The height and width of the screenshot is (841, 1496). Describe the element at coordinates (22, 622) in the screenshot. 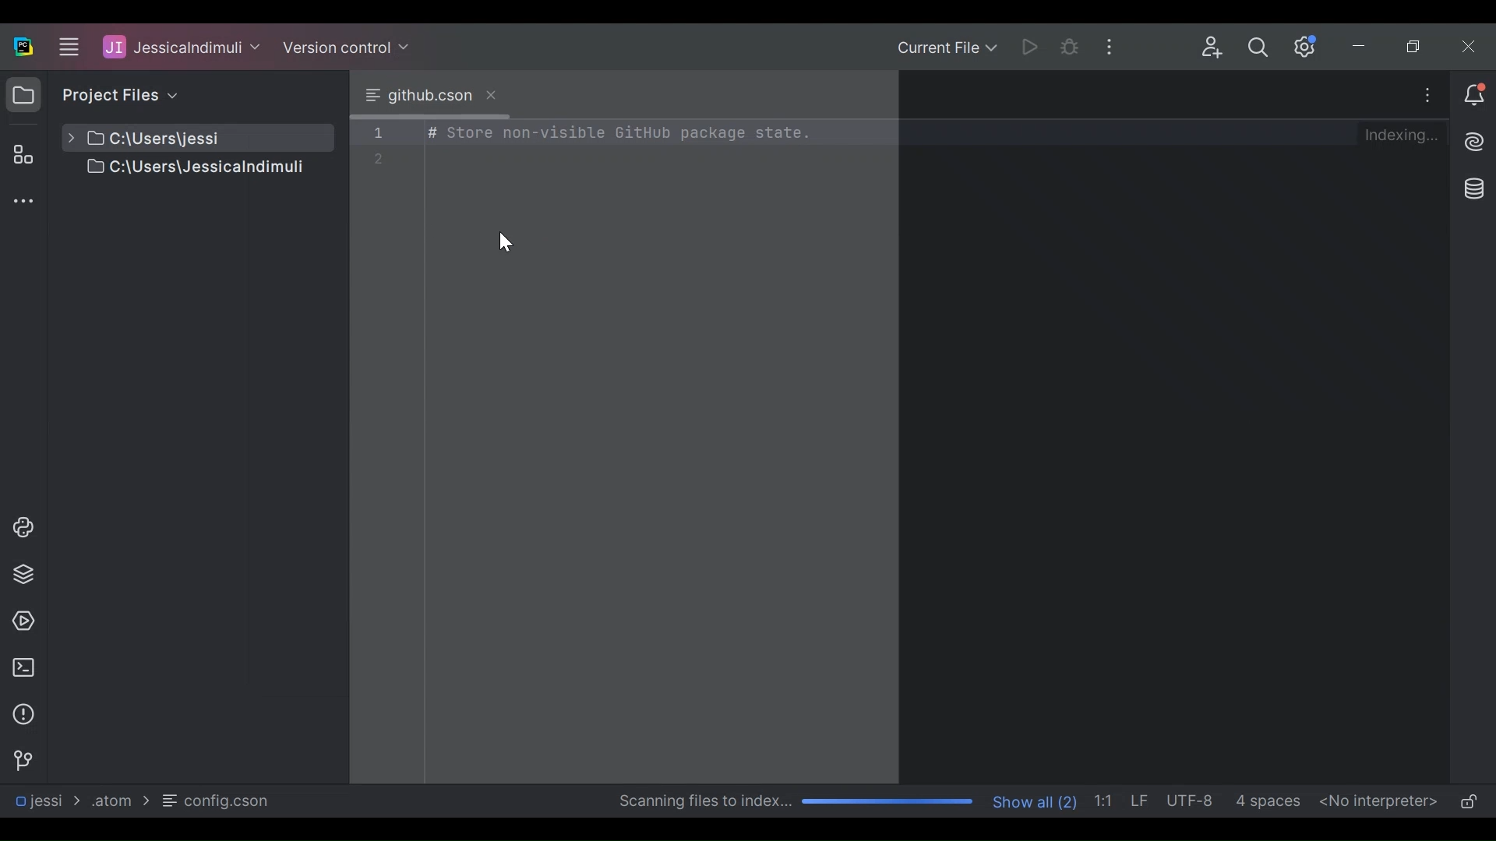

I see `Services` at that location.